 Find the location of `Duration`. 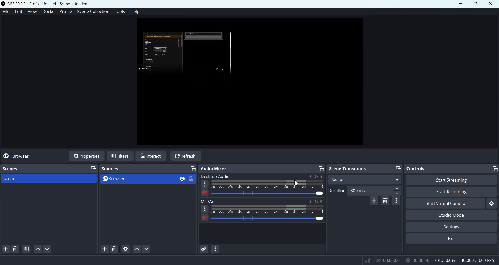

Duration is located at coordinates (337, 191).